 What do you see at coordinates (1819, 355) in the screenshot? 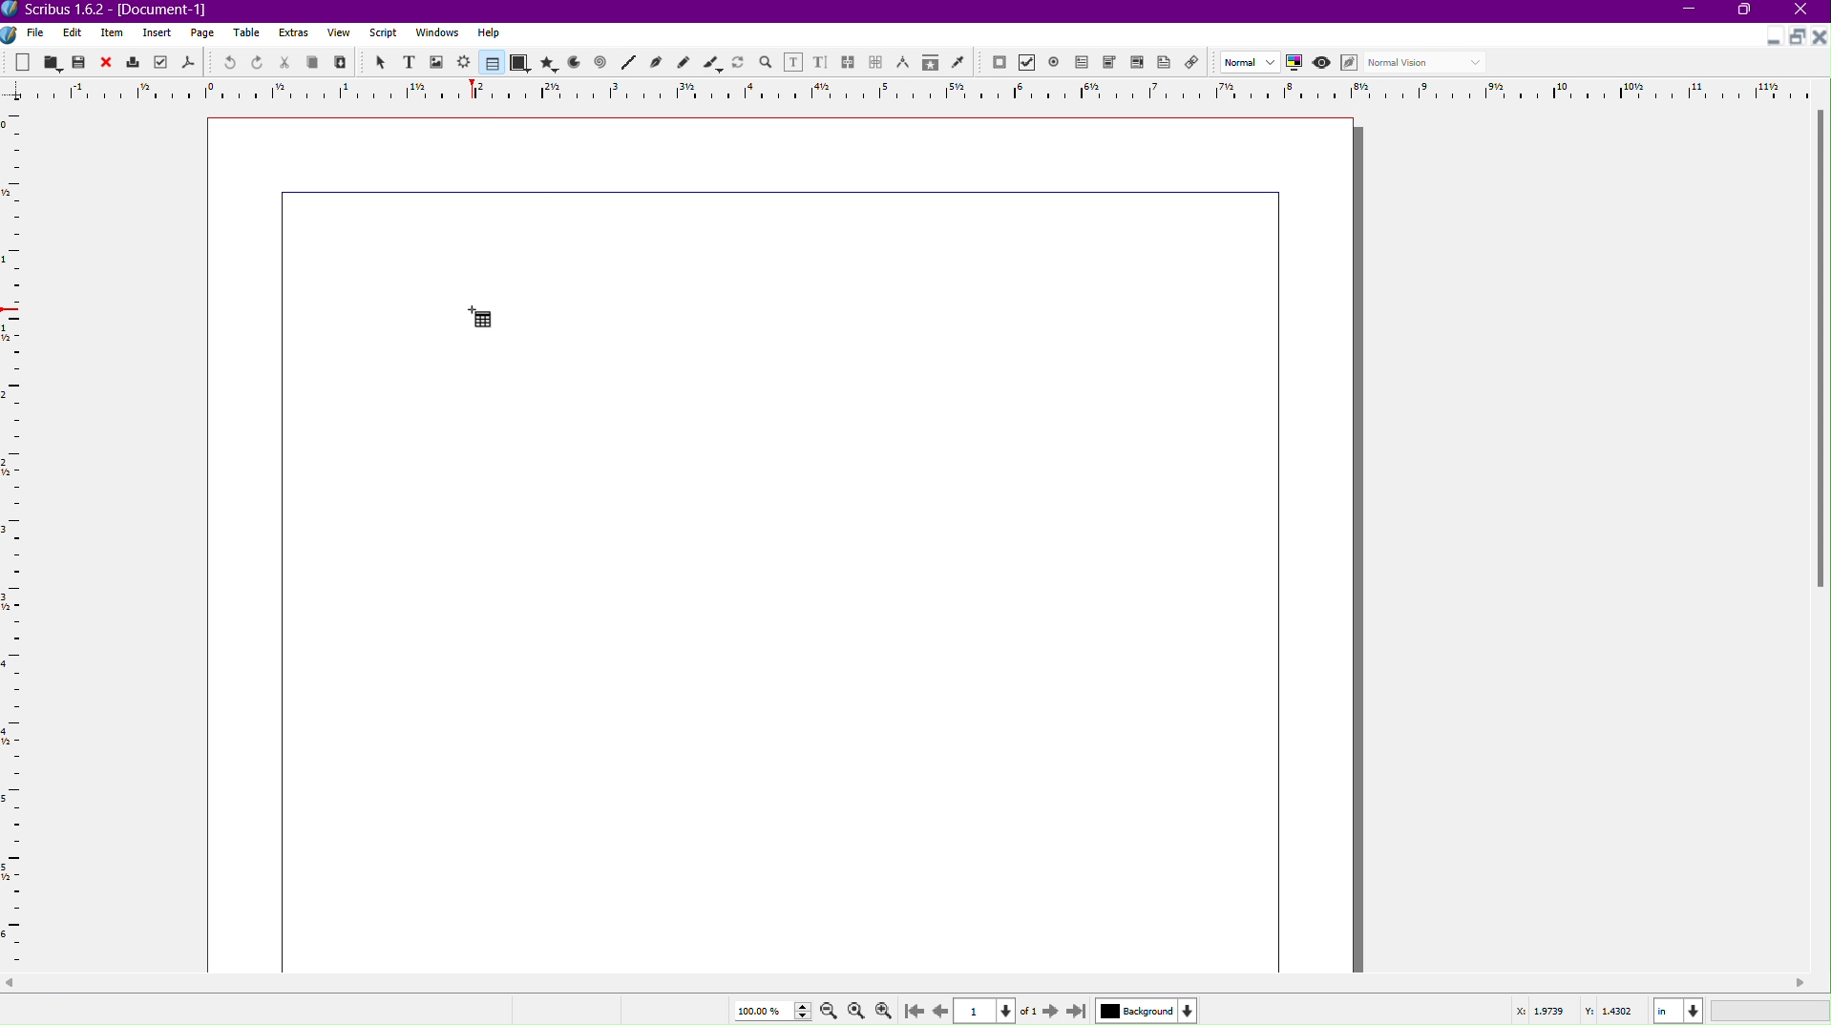
I see `Scrollbar` at bounding box center [1819, 355].